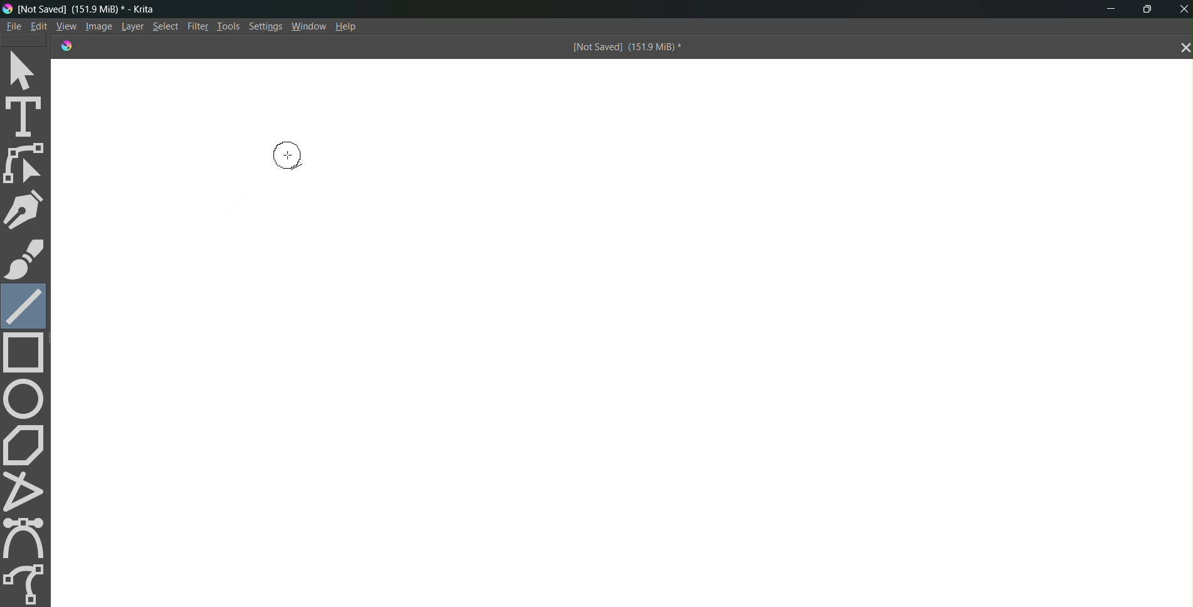  What do you see at coordinates (28, 491) in the screenshot?
I see `polyline` at bounding box center [28, 491].